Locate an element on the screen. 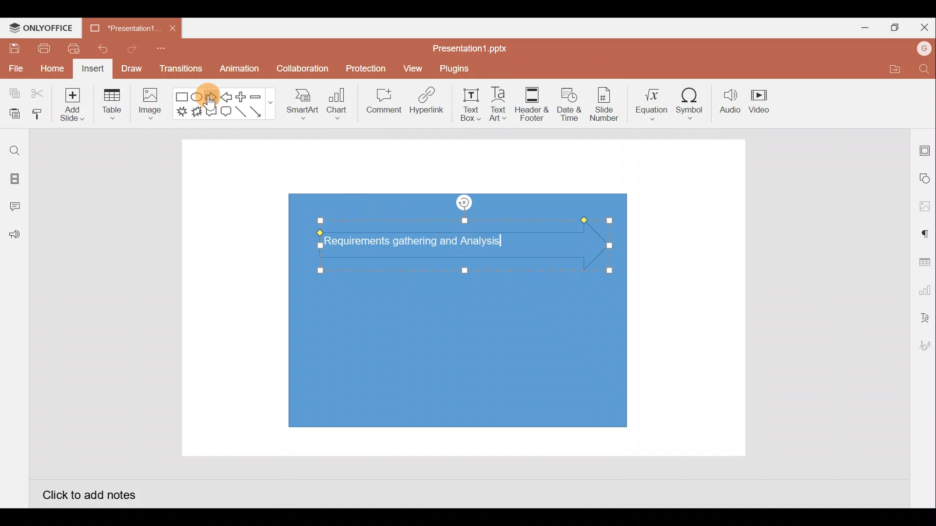 Image resolution: width=936 pixels, height=526 pixels. Table is located at coordinates (113, 105).